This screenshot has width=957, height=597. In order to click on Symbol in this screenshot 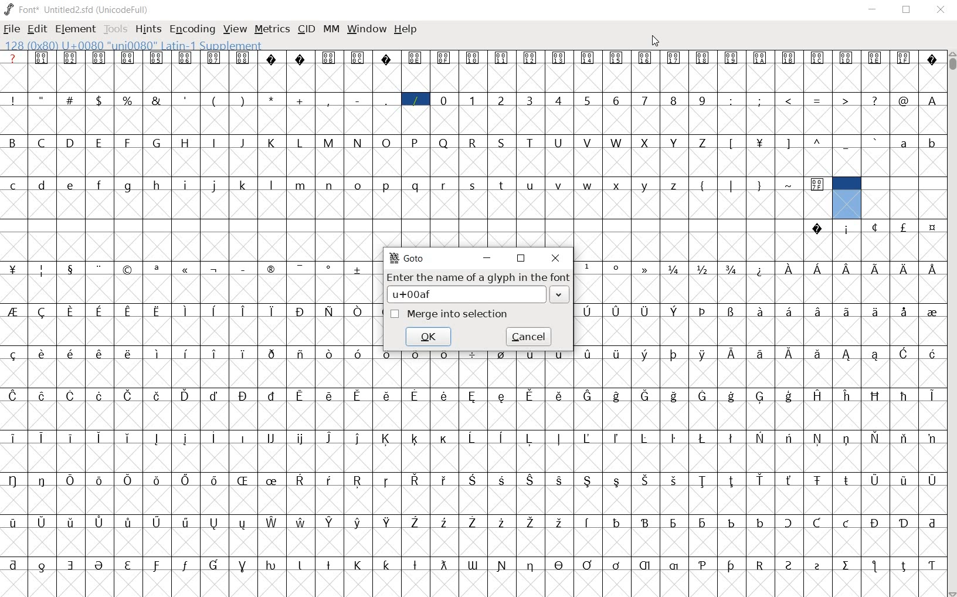, I will do `click(215, 437)`.